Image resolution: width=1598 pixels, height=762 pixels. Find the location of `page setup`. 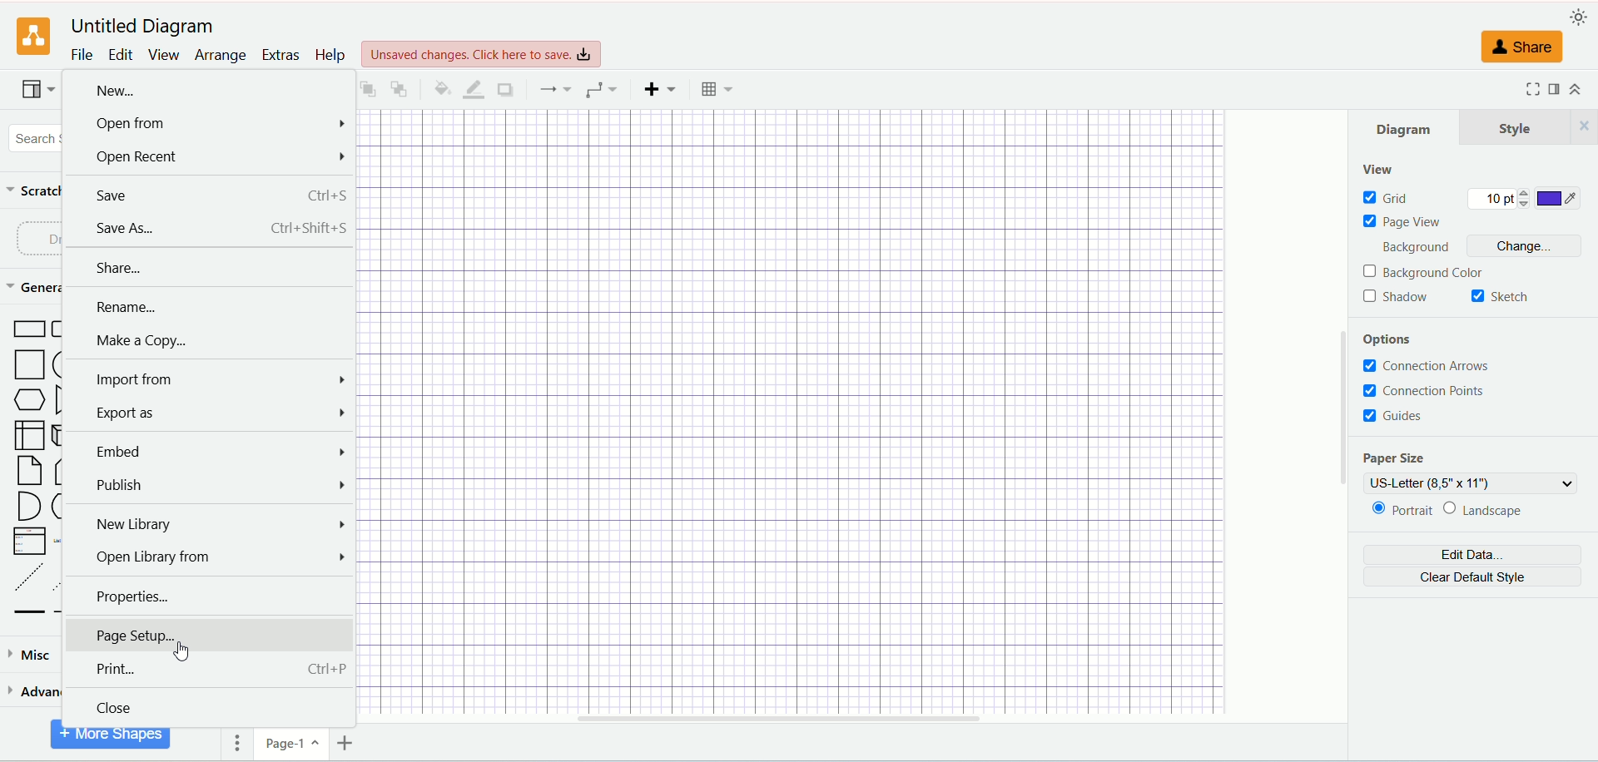

page setup is located at coordinates (212, 635).